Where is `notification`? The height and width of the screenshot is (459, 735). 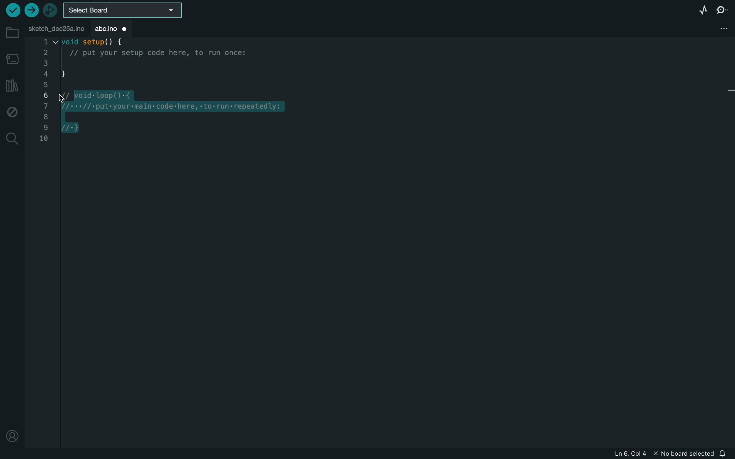 notification is located at coordinates (724, 453).